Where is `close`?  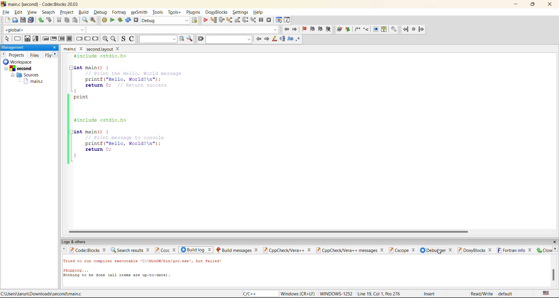
close is located at coordinates (55, 48).